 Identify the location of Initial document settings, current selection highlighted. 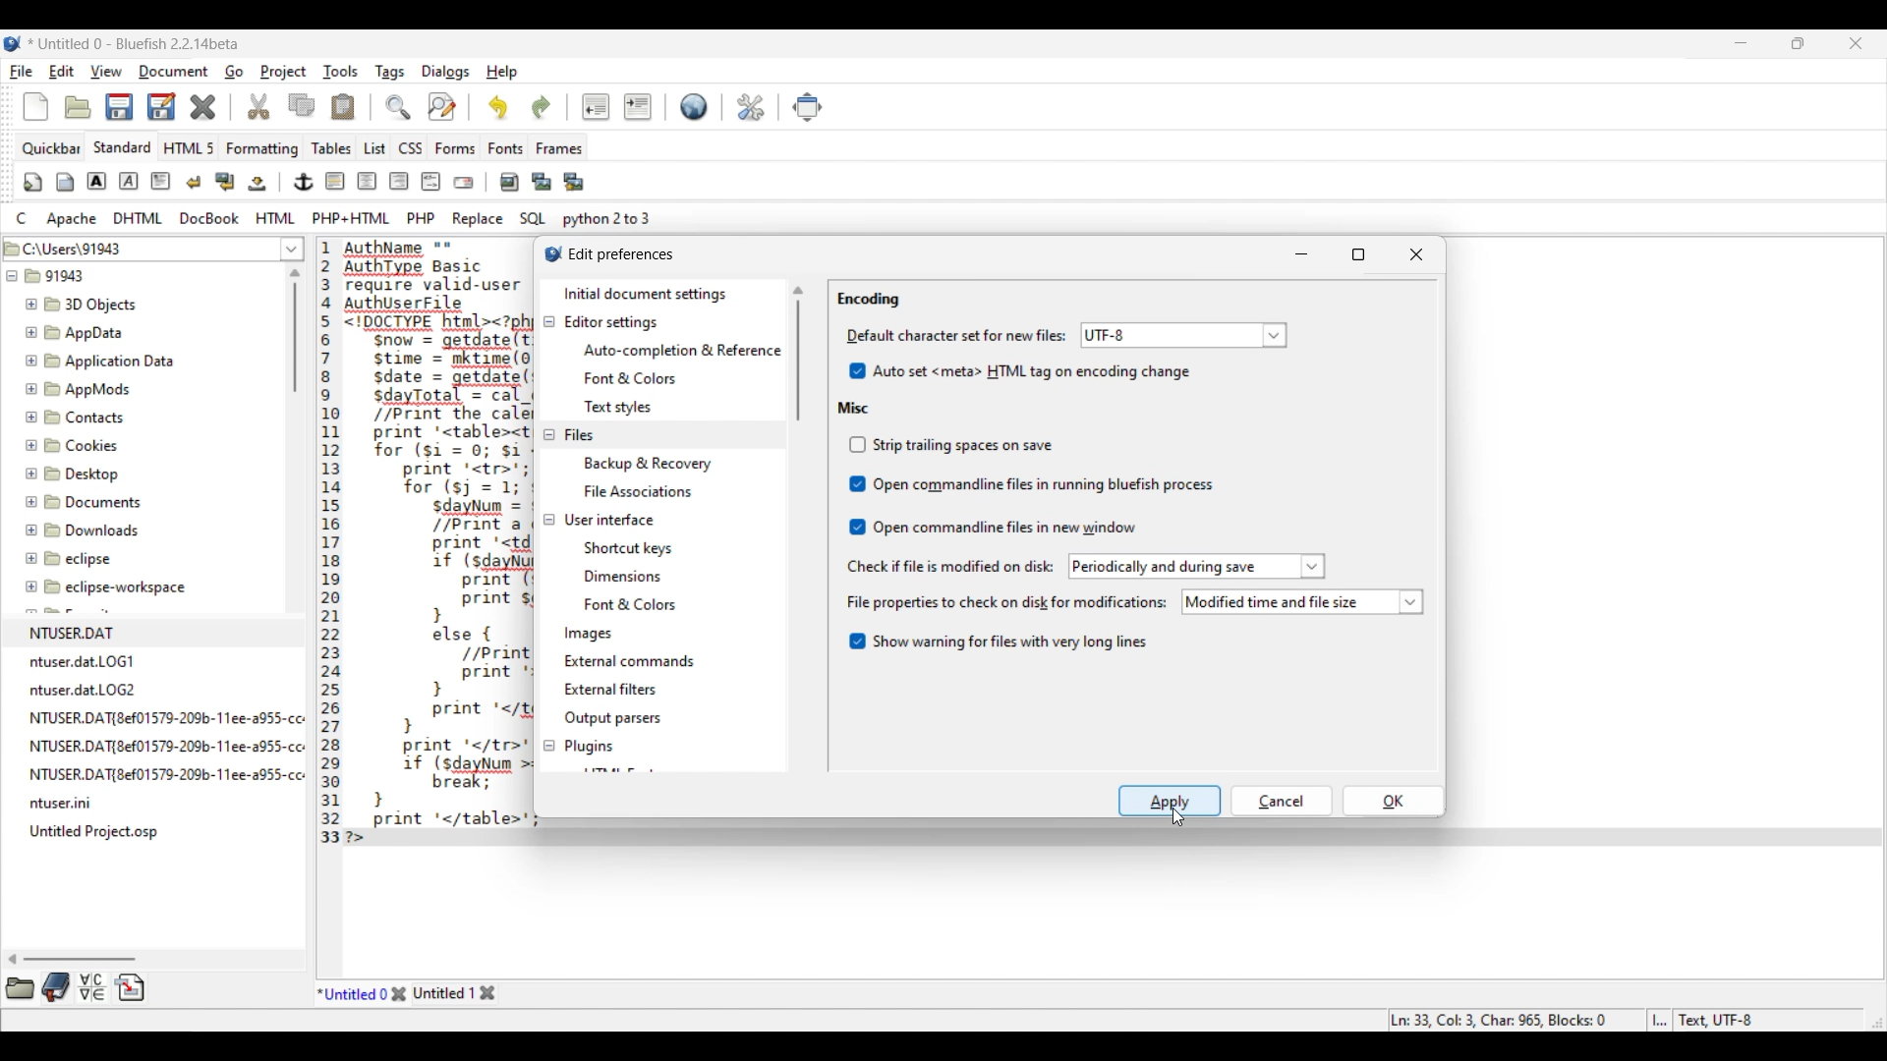
(662, 293).